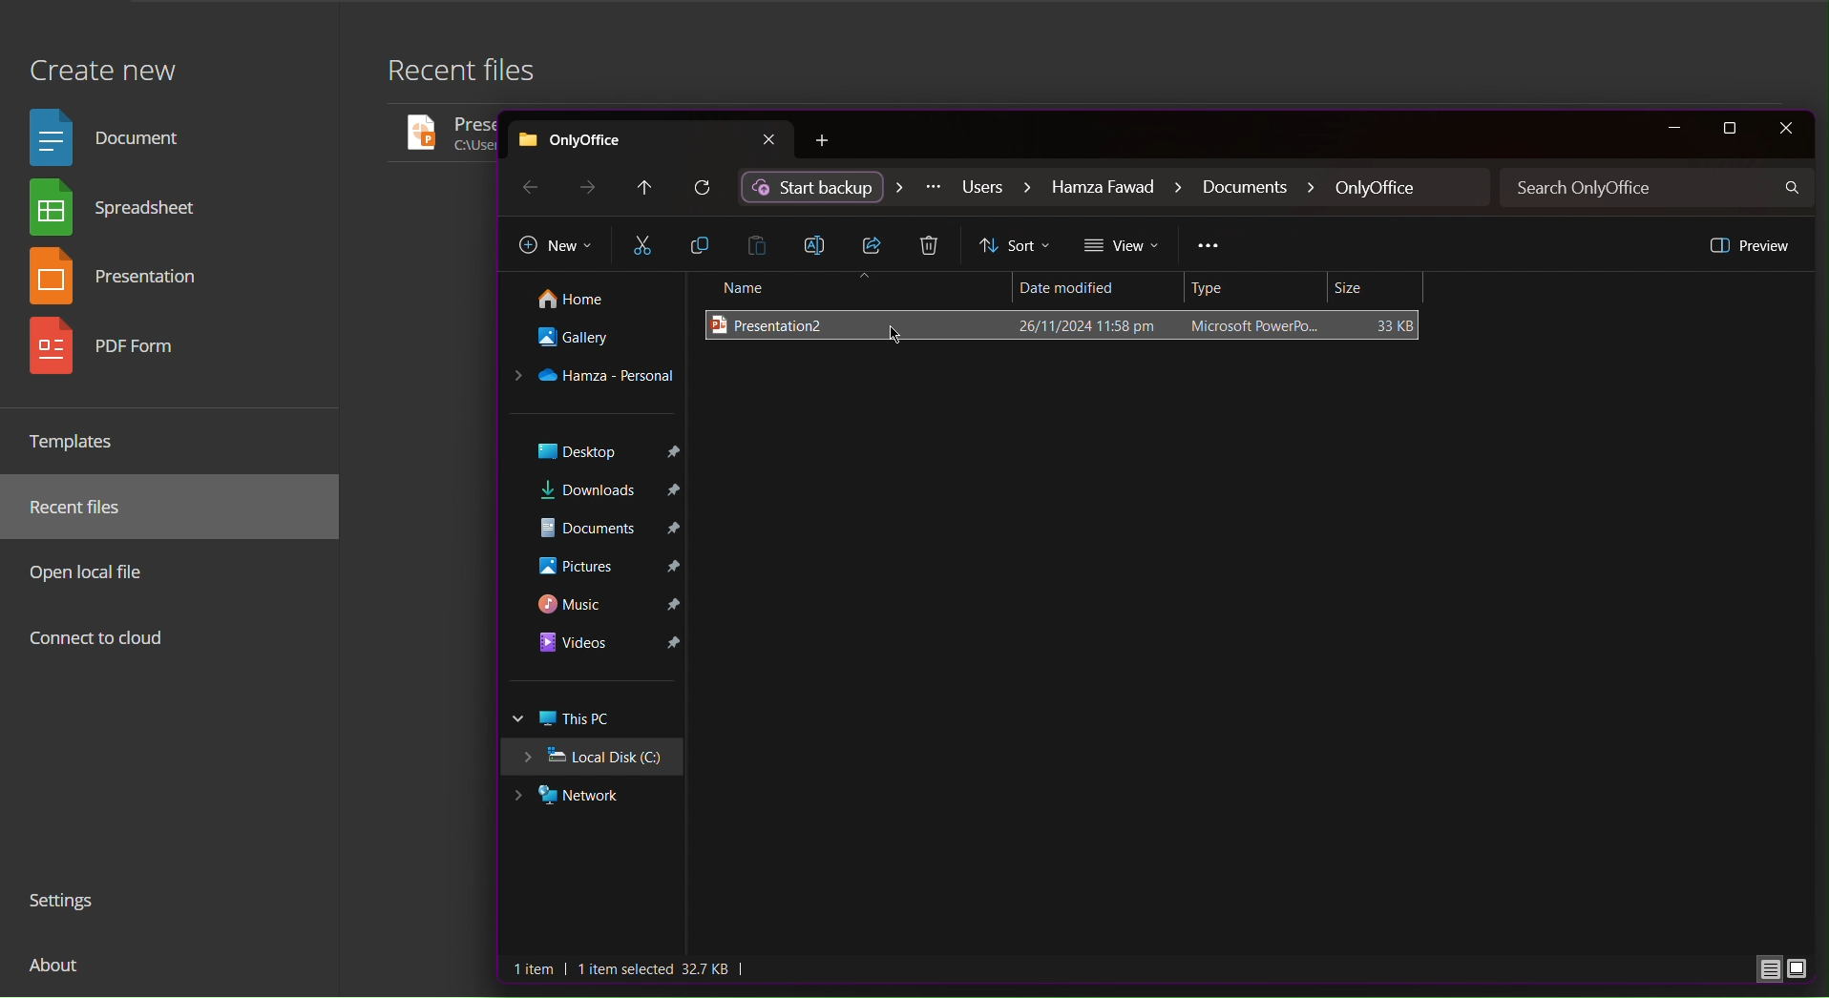 The width and height of the screenshot is (1829, 998). Describe the element at coordinates (590, 187) in the screenshot. I see `Next` at that location.